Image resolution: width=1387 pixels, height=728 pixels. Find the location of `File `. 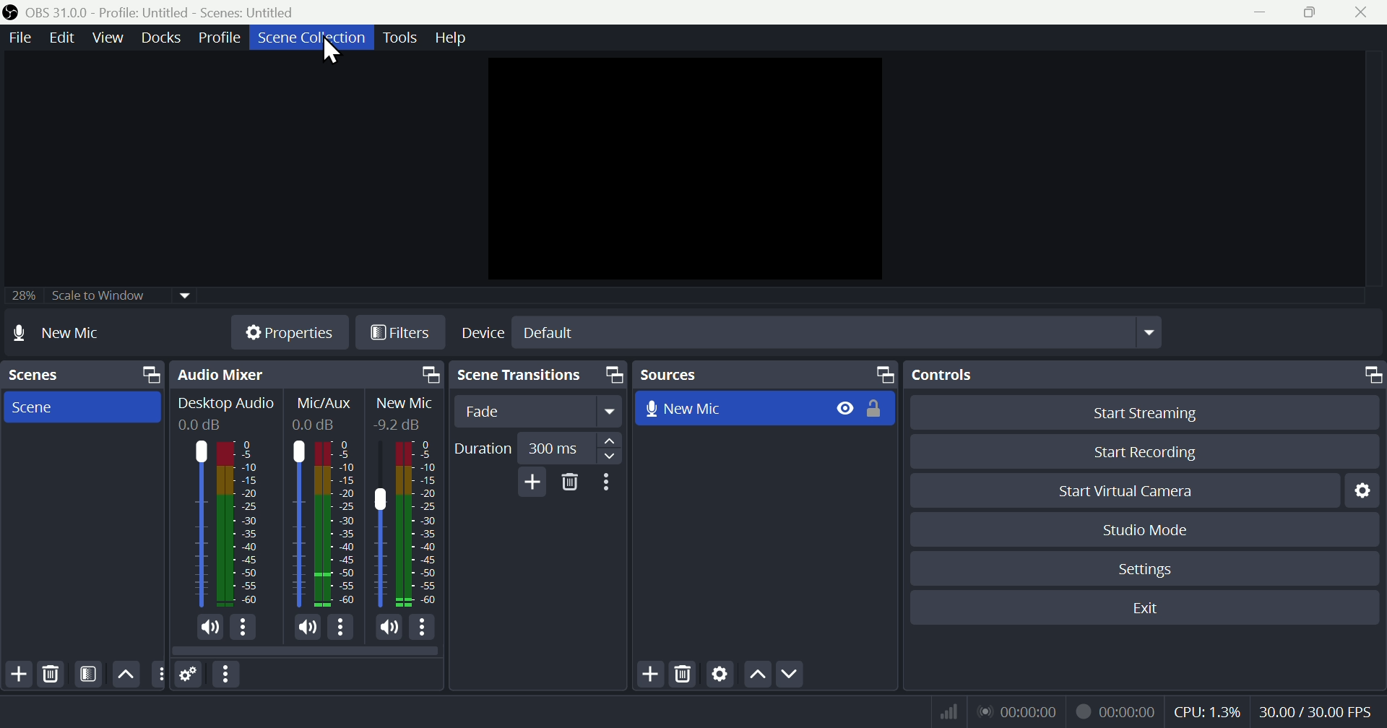

File  is located at coordinates (17, 37).